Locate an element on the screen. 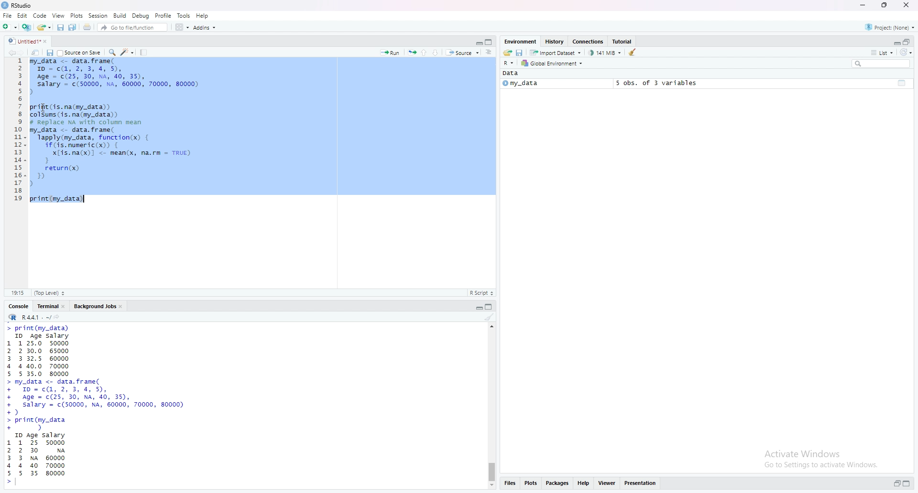 Image resolution: width=918 pixels, height=493 pixels. save current document is located at coordinates (49, 53).